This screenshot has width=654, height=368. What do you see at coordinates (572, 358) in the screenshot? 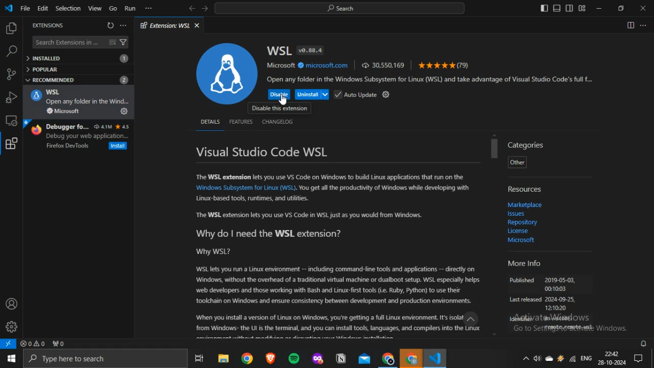
I see `Wifi` at bounding box center [572, 358].